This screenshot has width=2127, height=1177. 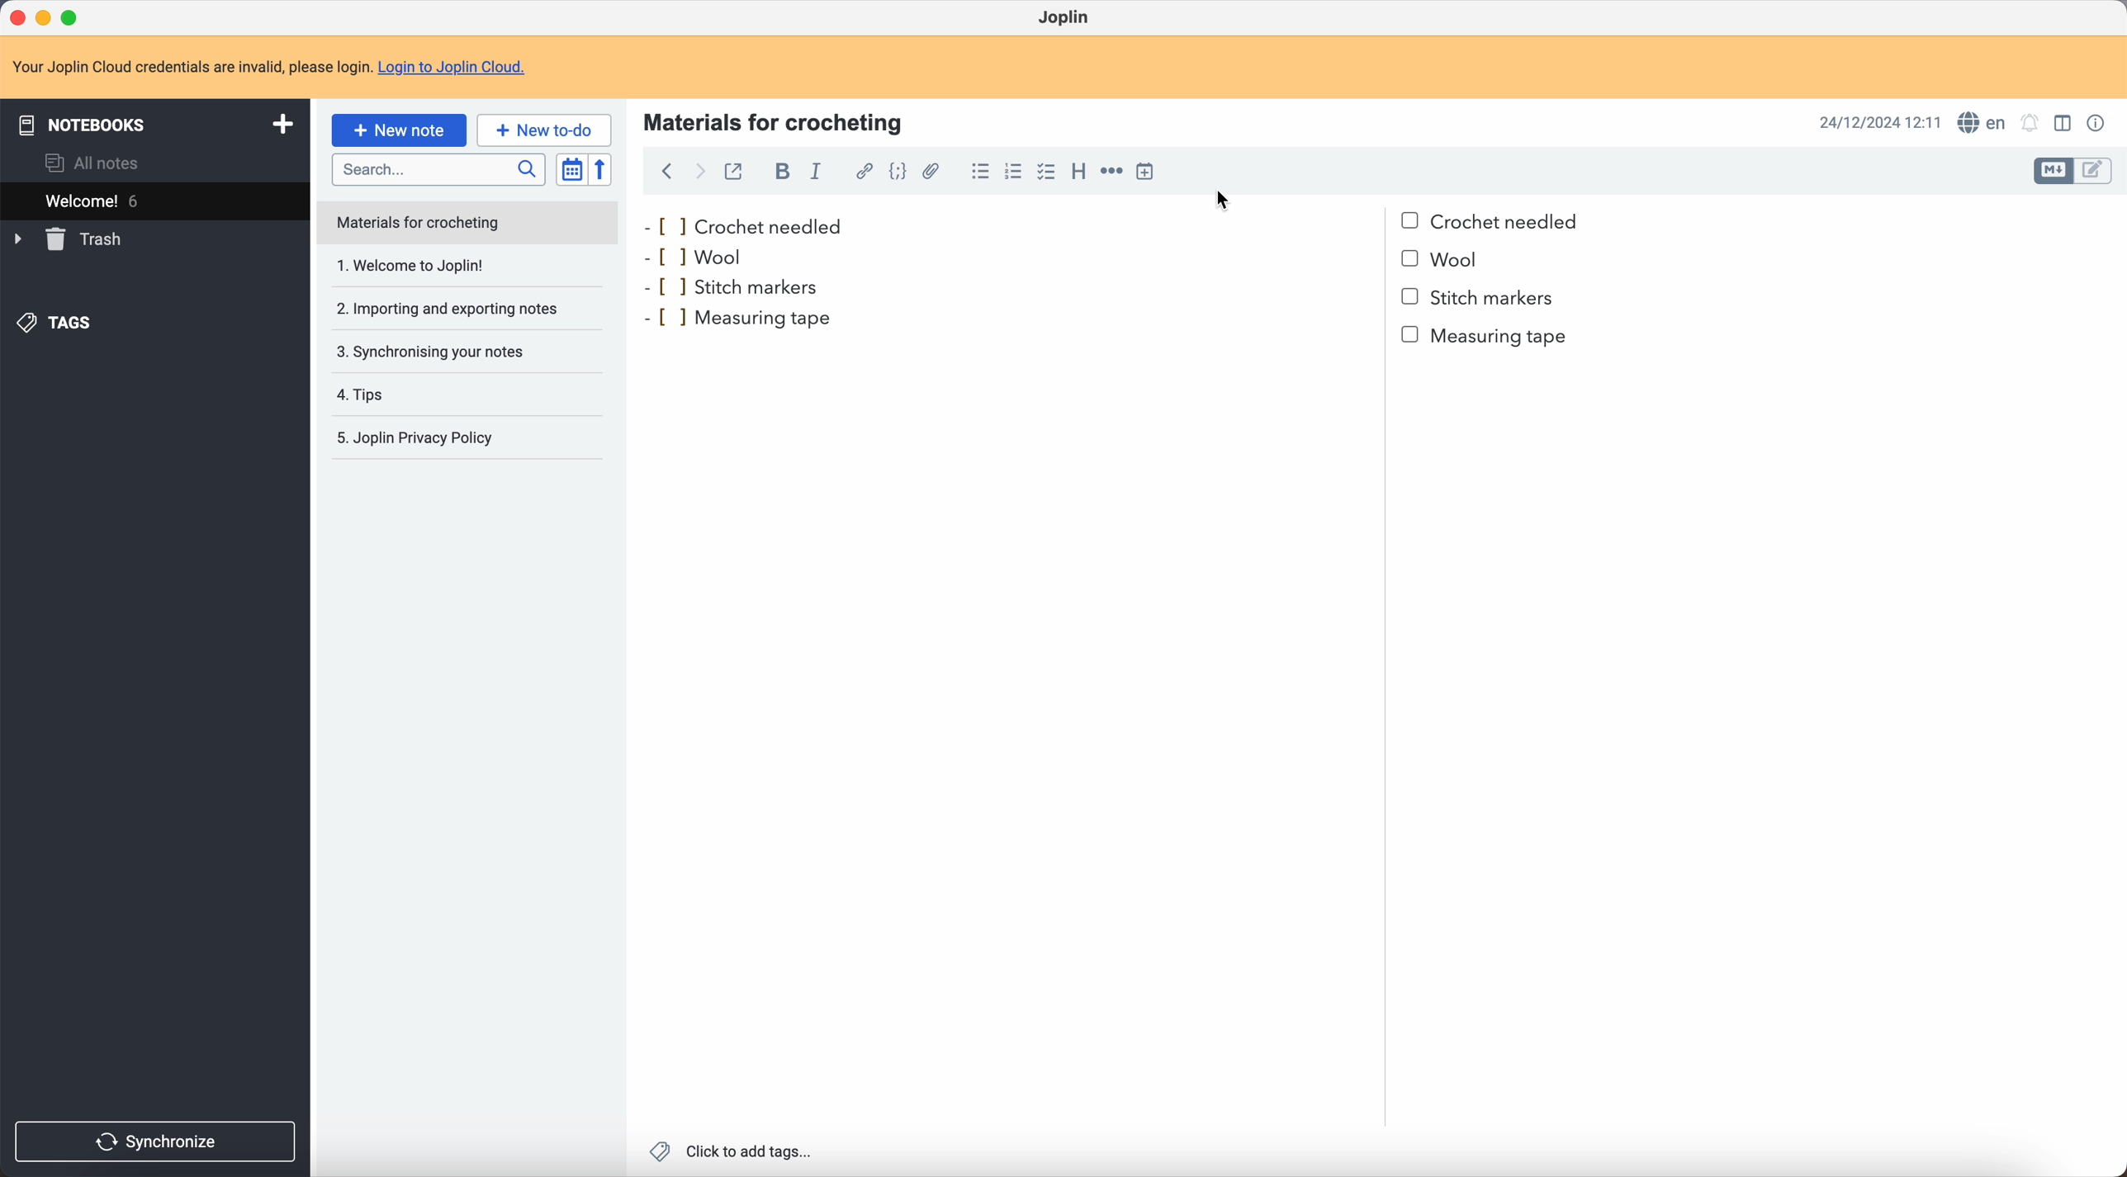 What do you see at coordinates (662, 288) in the screenshot?
I see `bullet point` at bounding box center [662, 288].